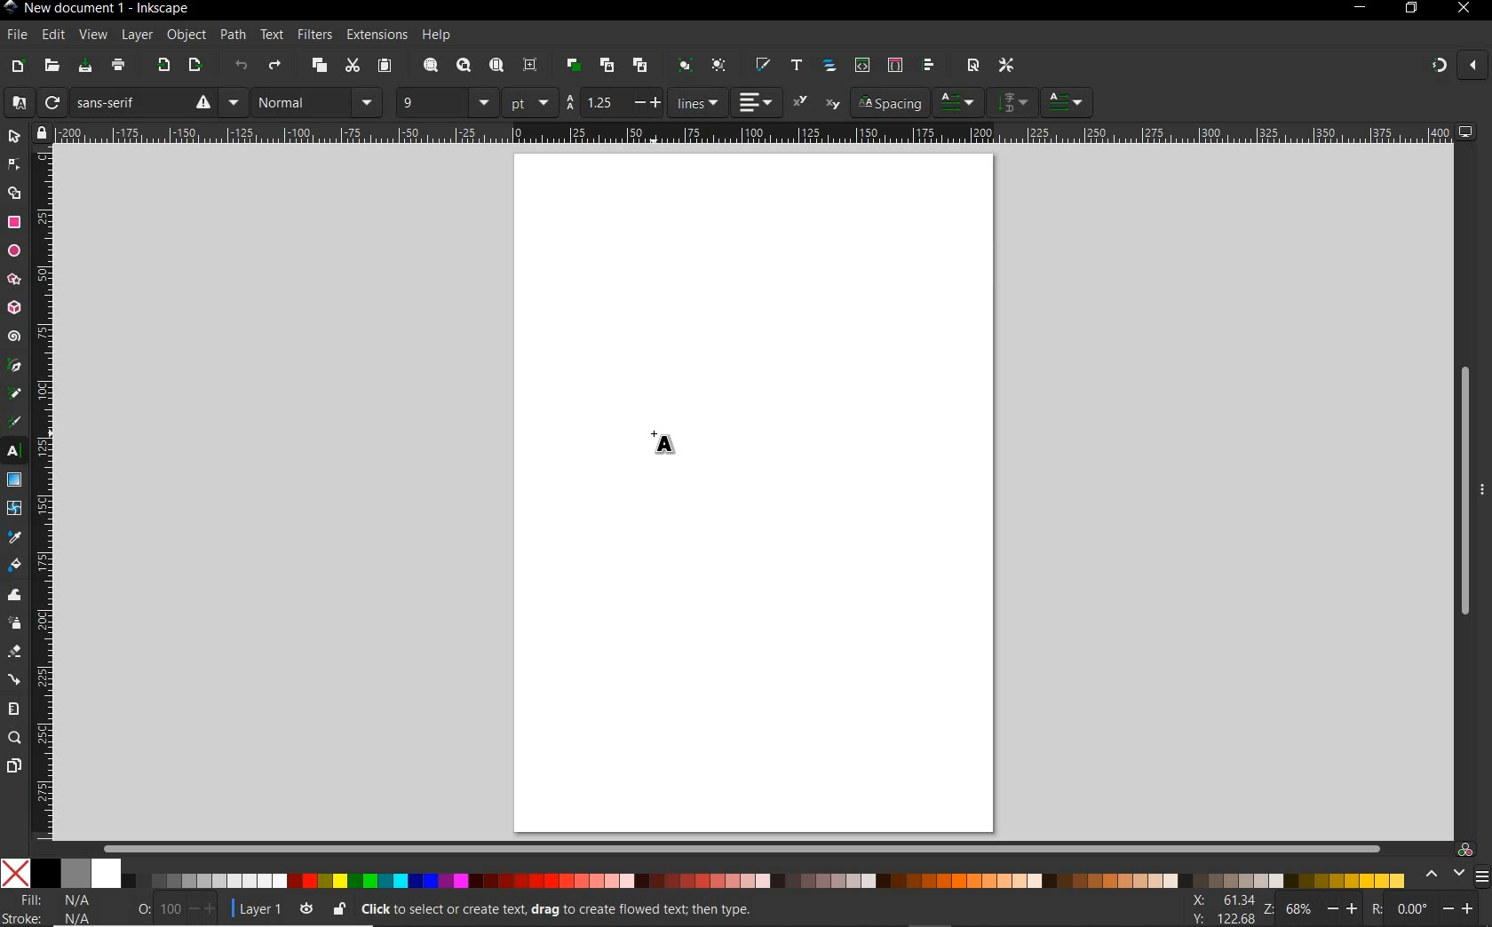  Describe the element at coordinates (40, 132) in the screenshot. I see `lock` at that location.